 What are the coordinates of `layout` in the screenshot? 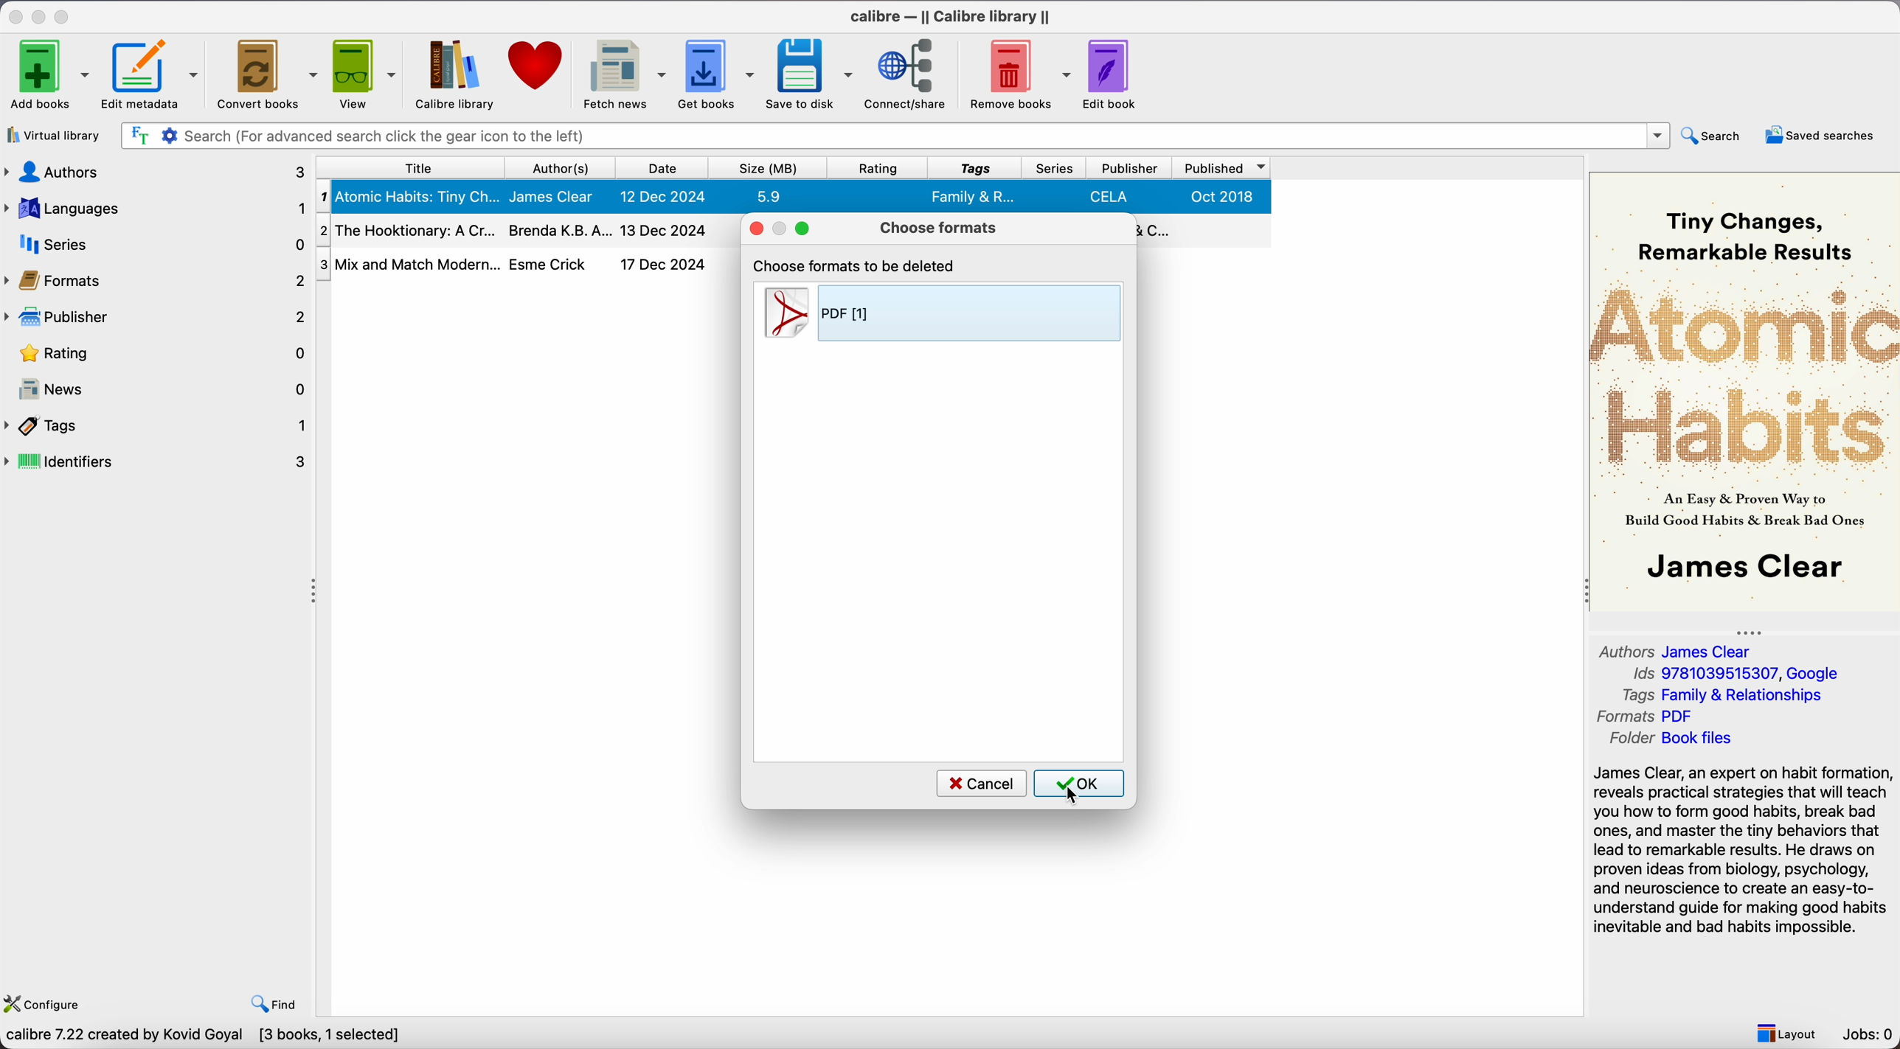 It's located at (1787, 1033).